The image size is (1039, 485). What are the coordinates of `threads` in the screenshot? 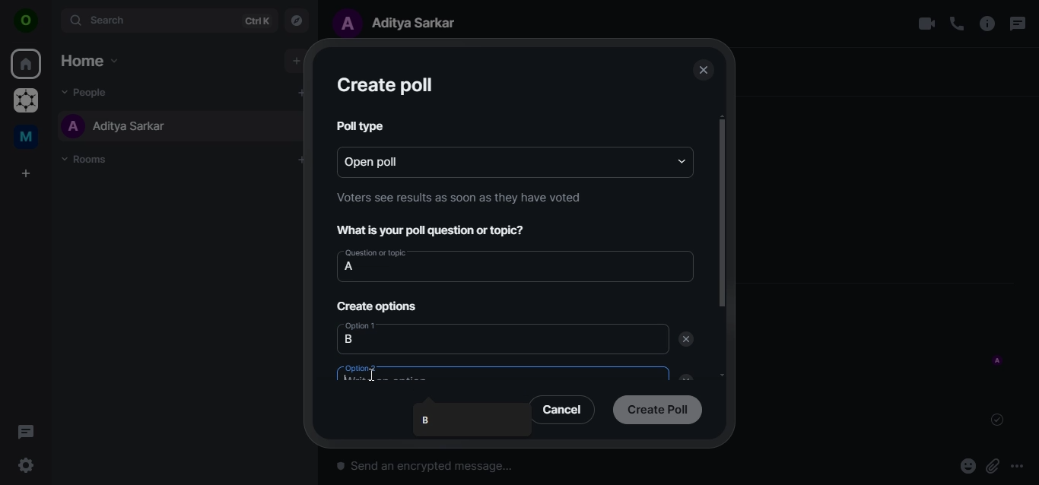 It's located at (1016, 24).